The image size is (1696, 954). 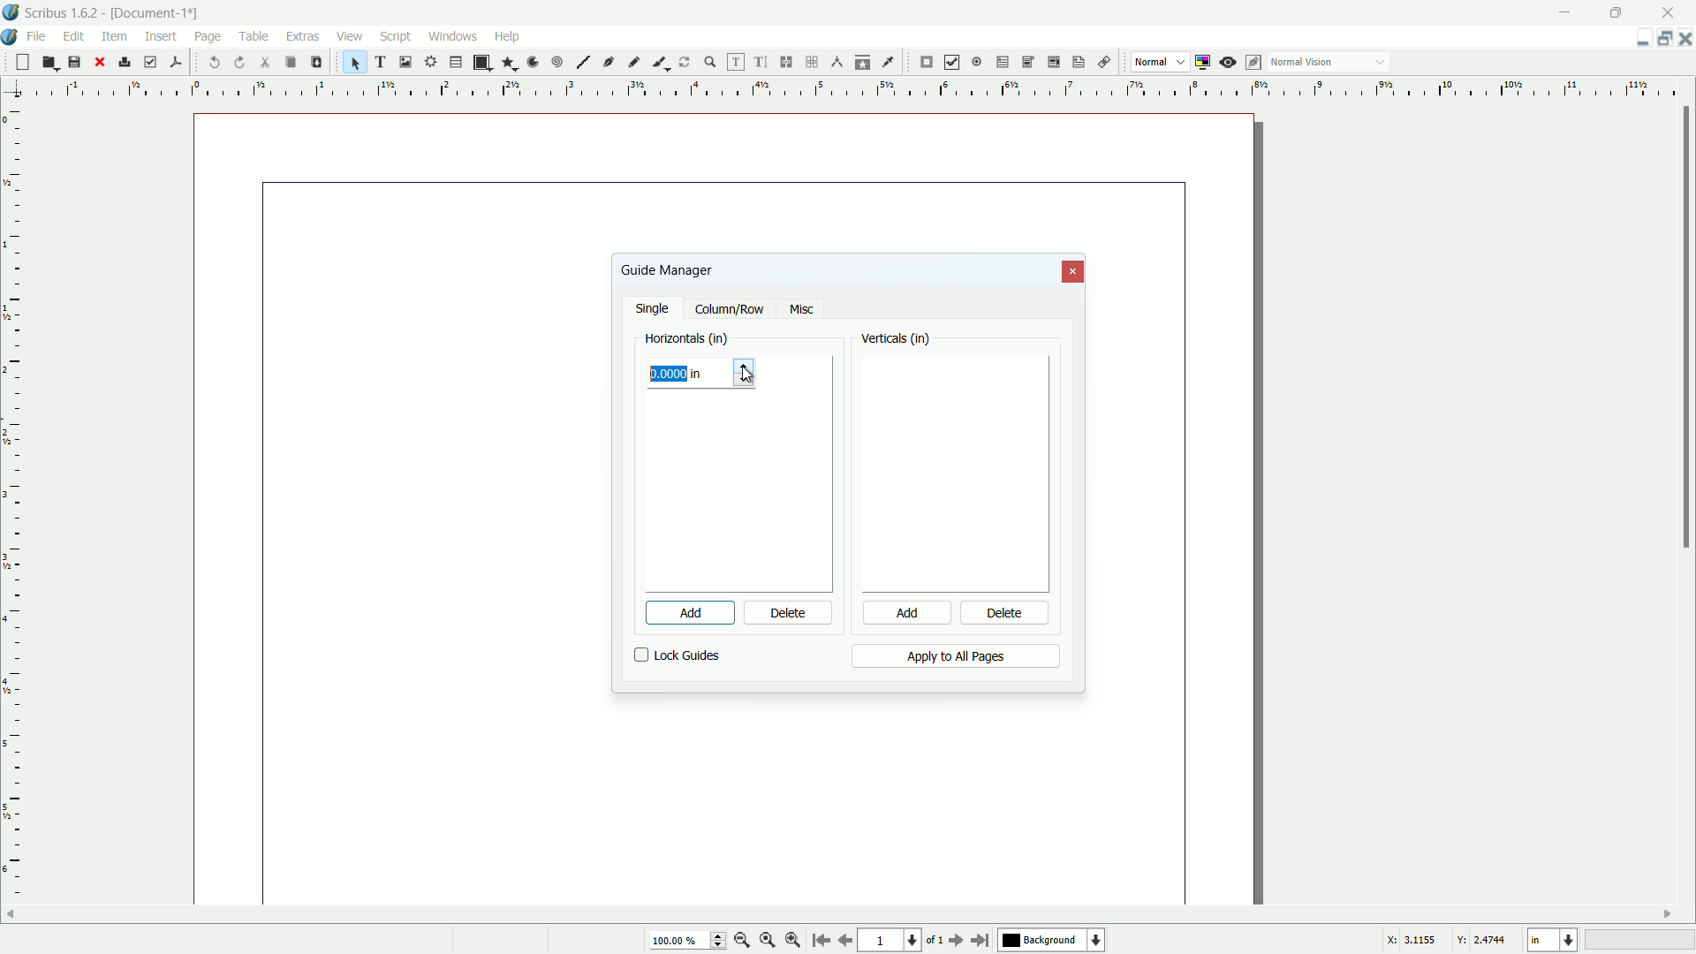 What do you see at coordinates (216, 63) in the screenshot?
I see `undo` at bounding box center [216, 63].